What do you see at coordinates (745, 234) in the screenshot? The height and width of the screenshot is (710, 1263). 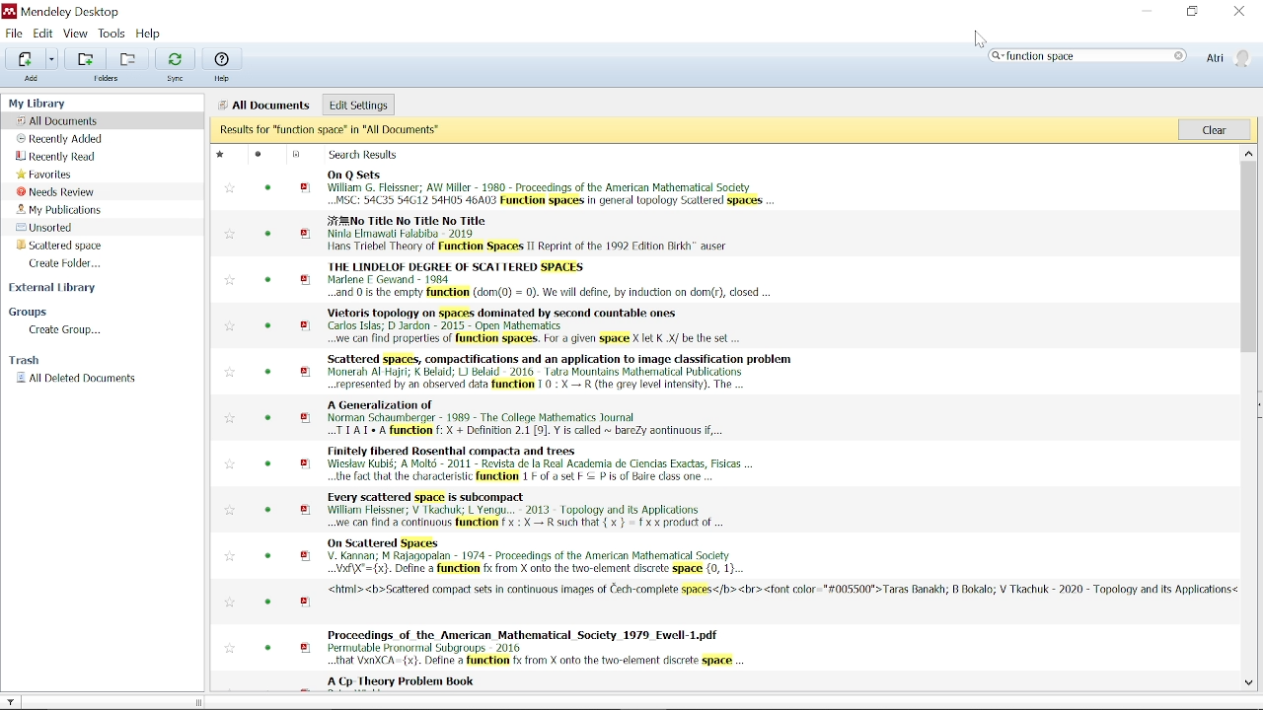 I see `No Title No Title No Title Ninla Elmawali Falabiba - 2019Hans Triebel Theory of Function Spaces IT Reprint of the 1002 Fdition Birkh™ auser` at bounding box center [745, 234].